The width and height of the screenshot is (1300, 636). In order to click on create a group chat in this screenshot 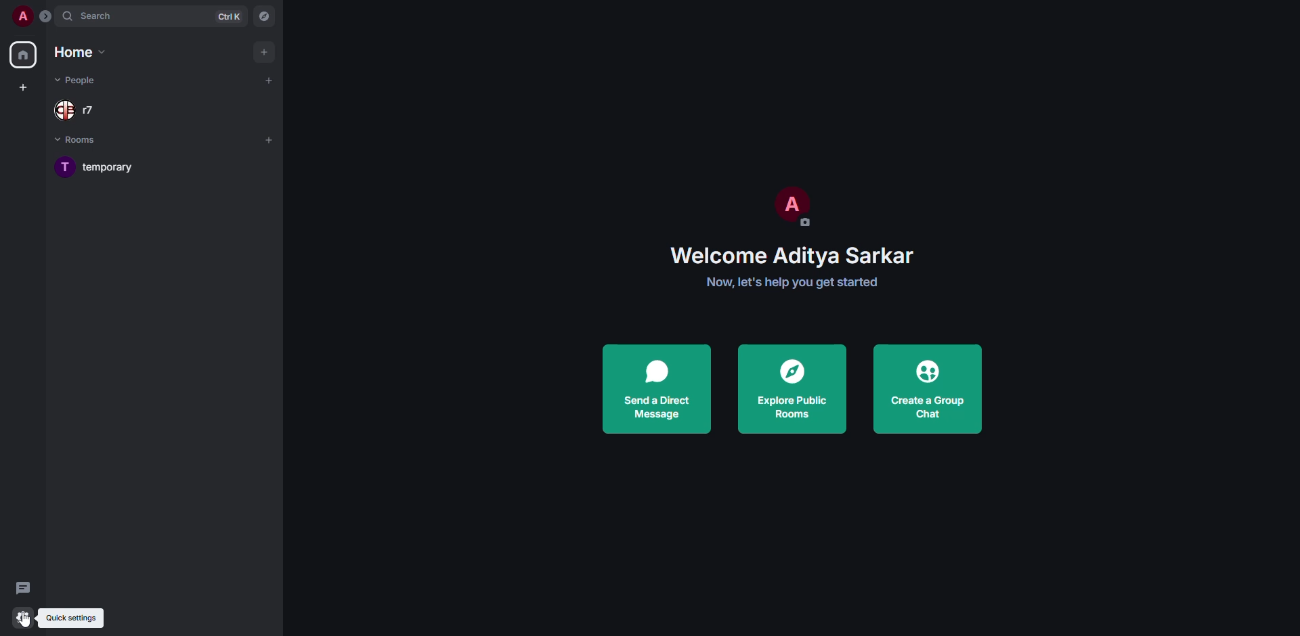, I will do `click(928, 390)`.